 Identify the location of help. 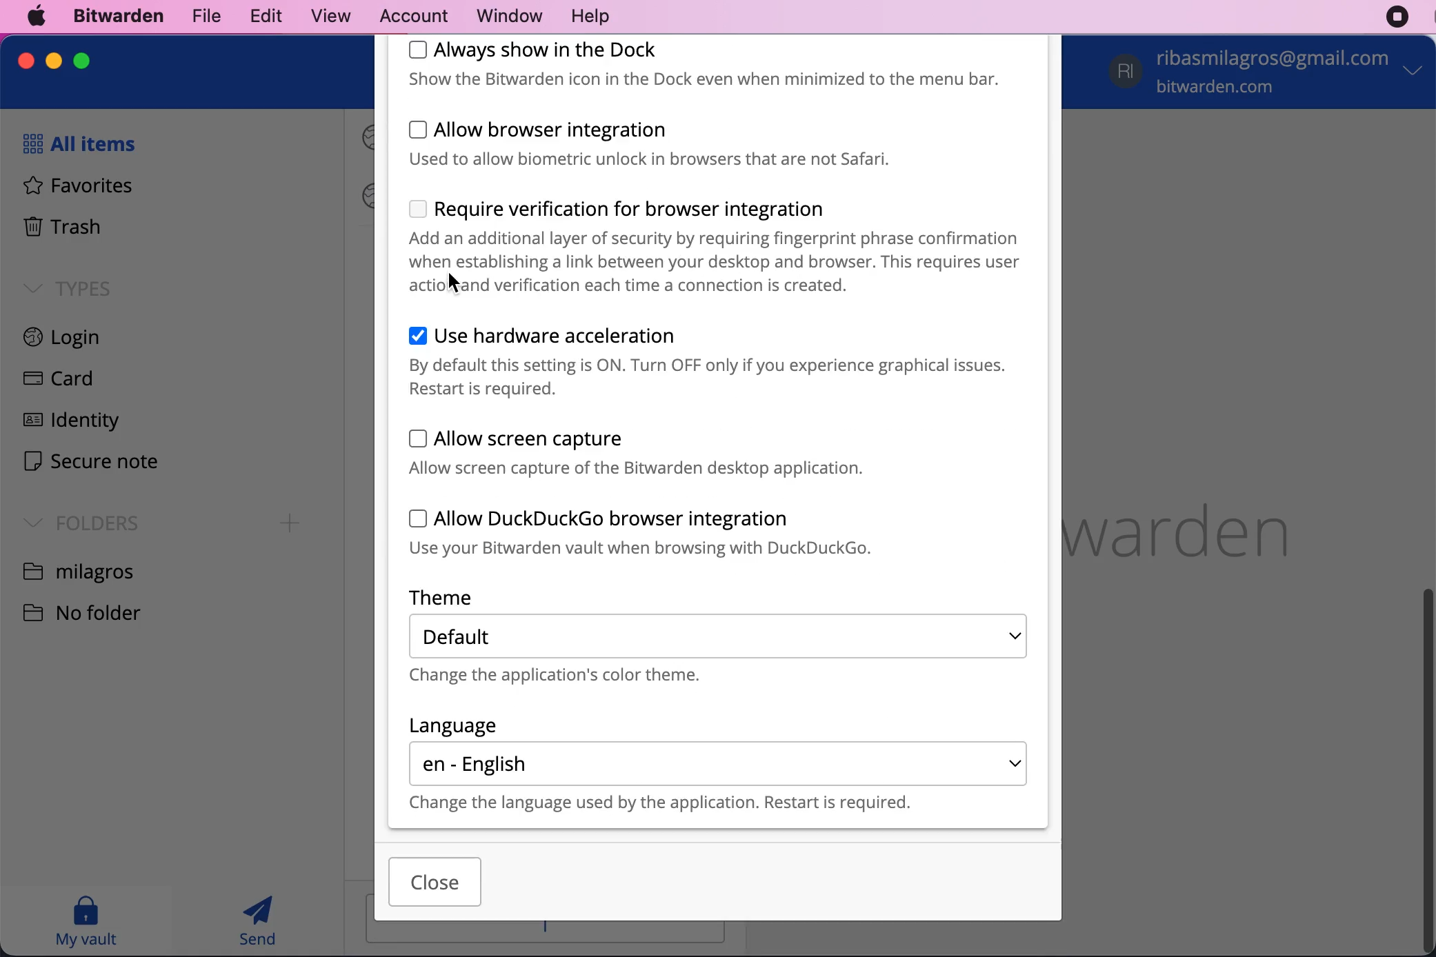
(590, 17).